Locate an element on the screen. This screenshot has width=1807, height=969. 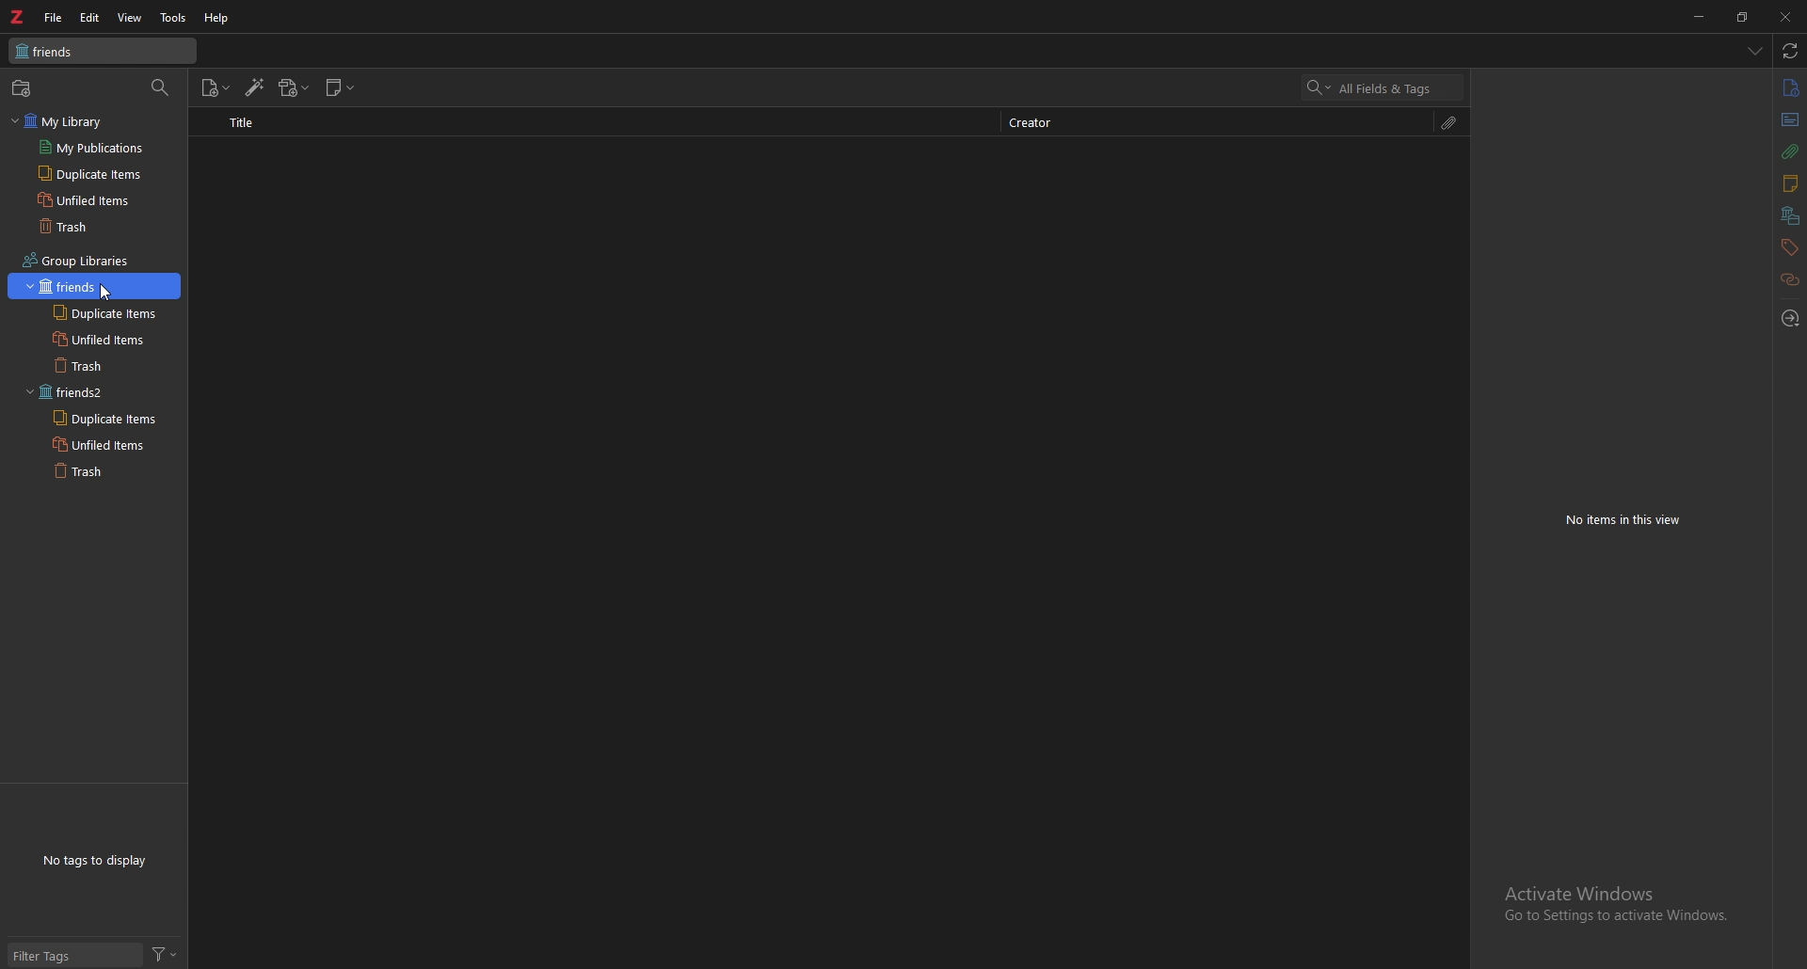
info is located at coordinates (1791, 87).